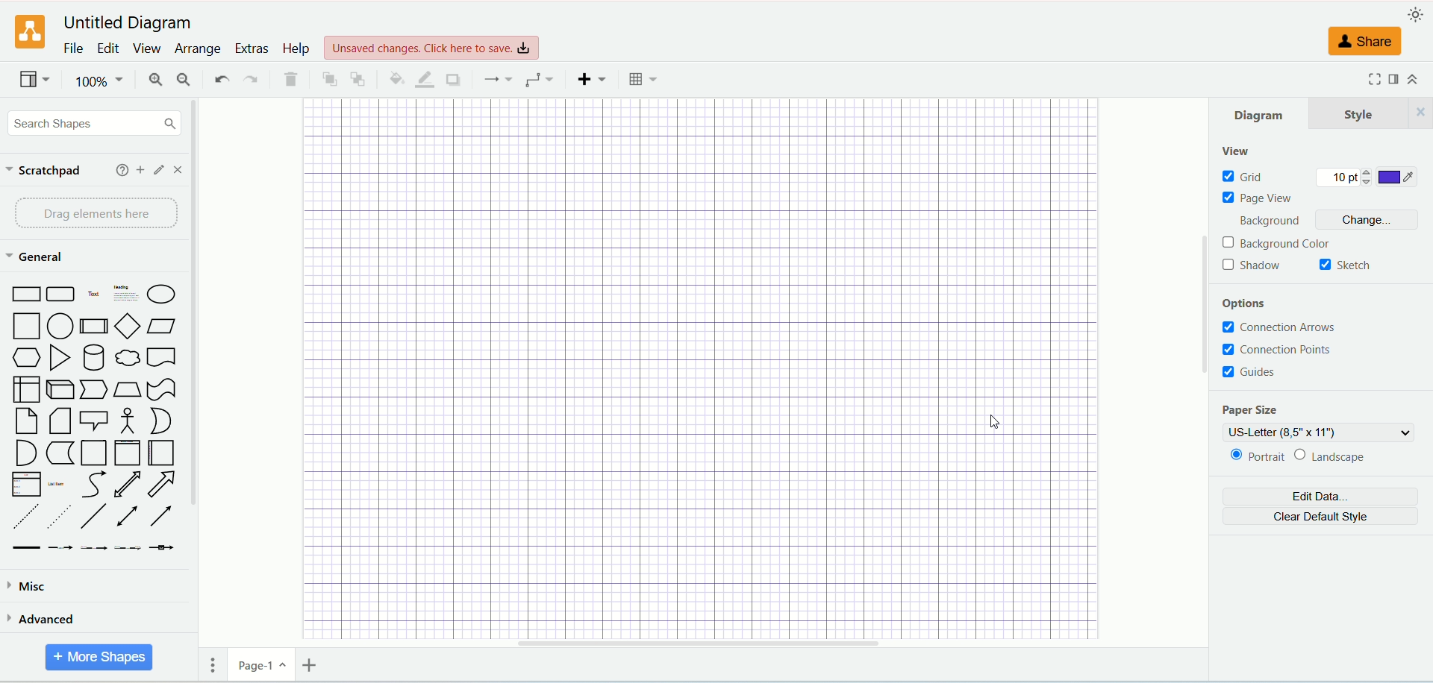  Describe the element at coordinates (161, 391) in the screenshot. I see `Tape` at that location.